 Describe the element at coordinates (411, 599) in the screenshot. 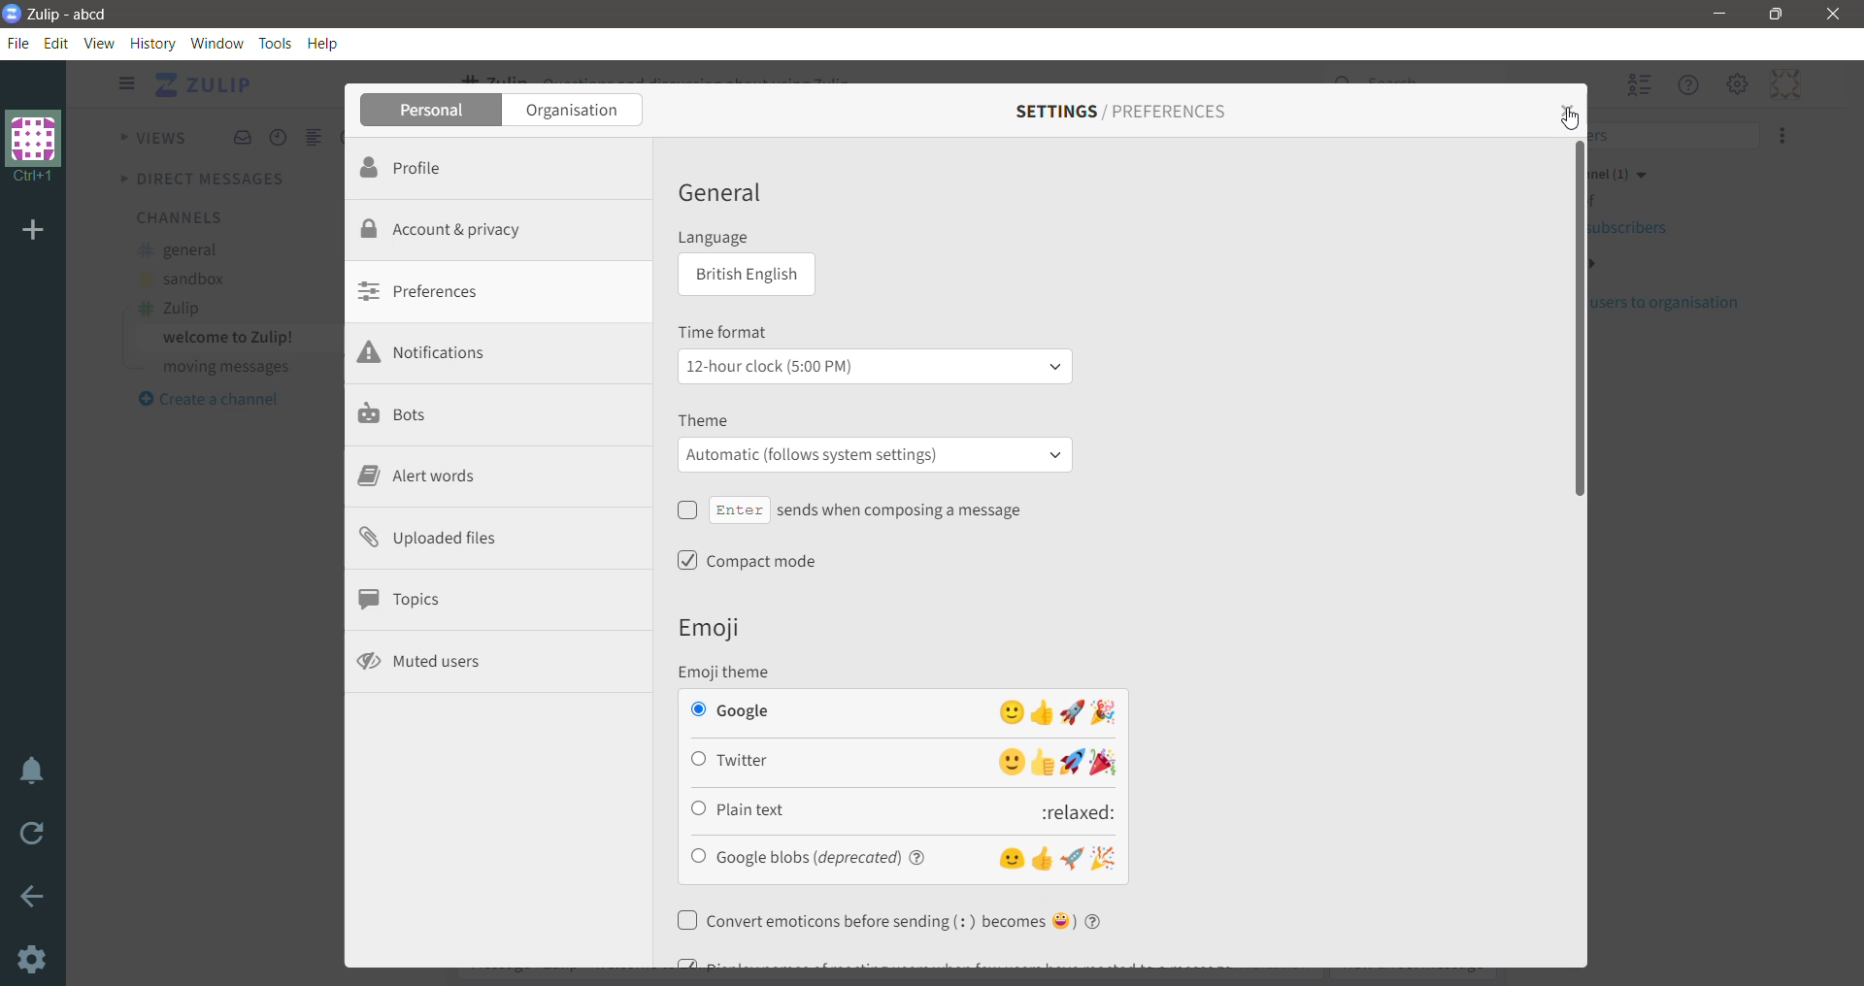

I see `Topics` at that location.